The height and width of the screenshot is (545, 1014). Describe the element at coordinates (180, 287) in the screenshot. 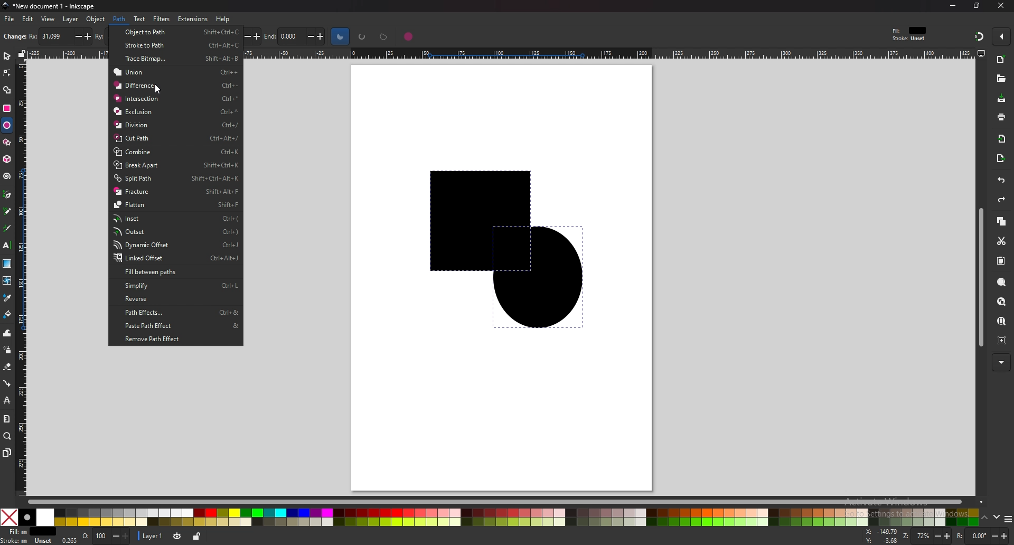

I see `Simplify` at that location.